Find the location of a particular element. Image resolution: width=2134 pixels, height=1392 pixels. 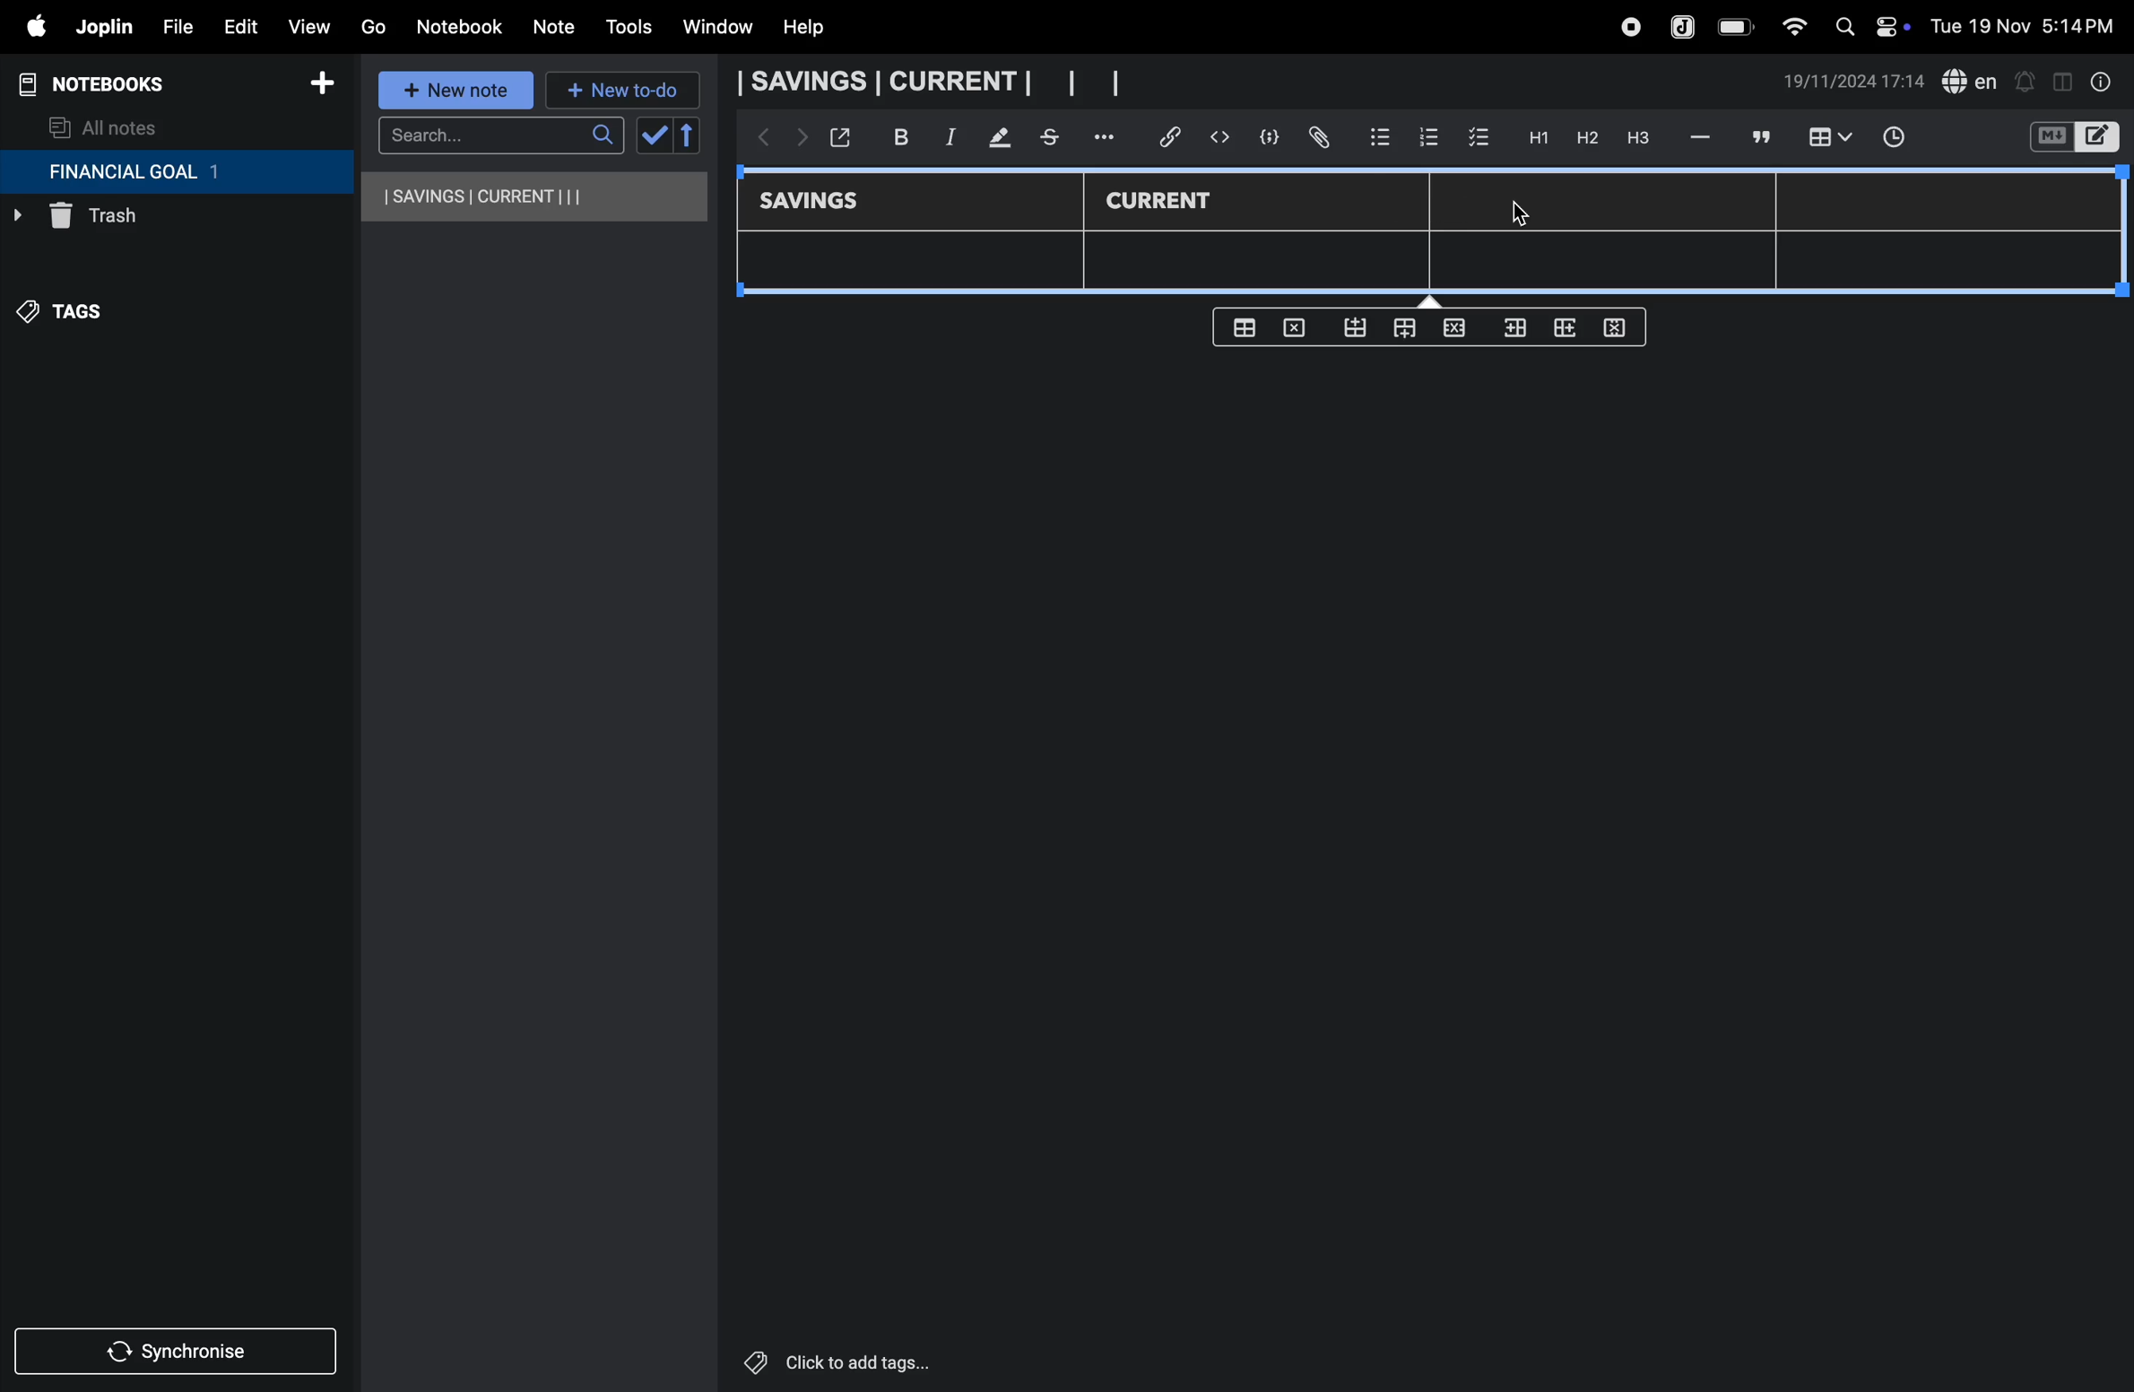

heading 3 is located at coordinates (1638, 138).